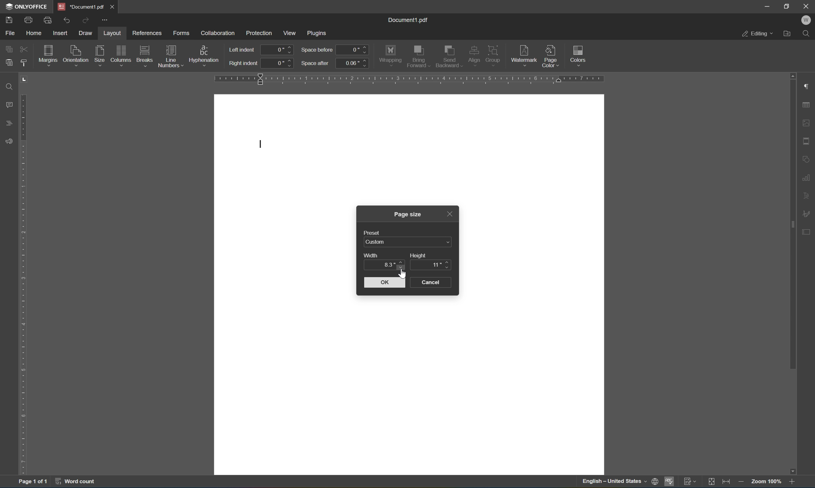 The width and height of the screenshot is (815, 488). Describe the element at coordinates (353, 63) in the screenshot. I see `0.06` at that location.